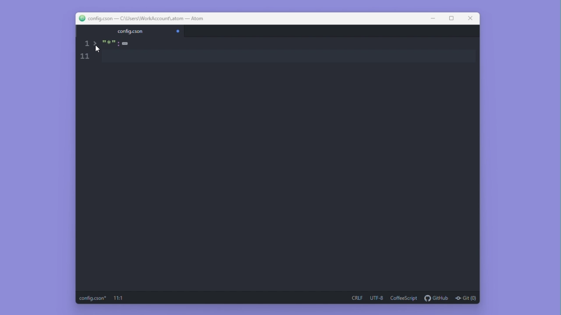  Describe the element at coordinates (120, 48) in the screenshot. I see `"*" : ...` at that location.